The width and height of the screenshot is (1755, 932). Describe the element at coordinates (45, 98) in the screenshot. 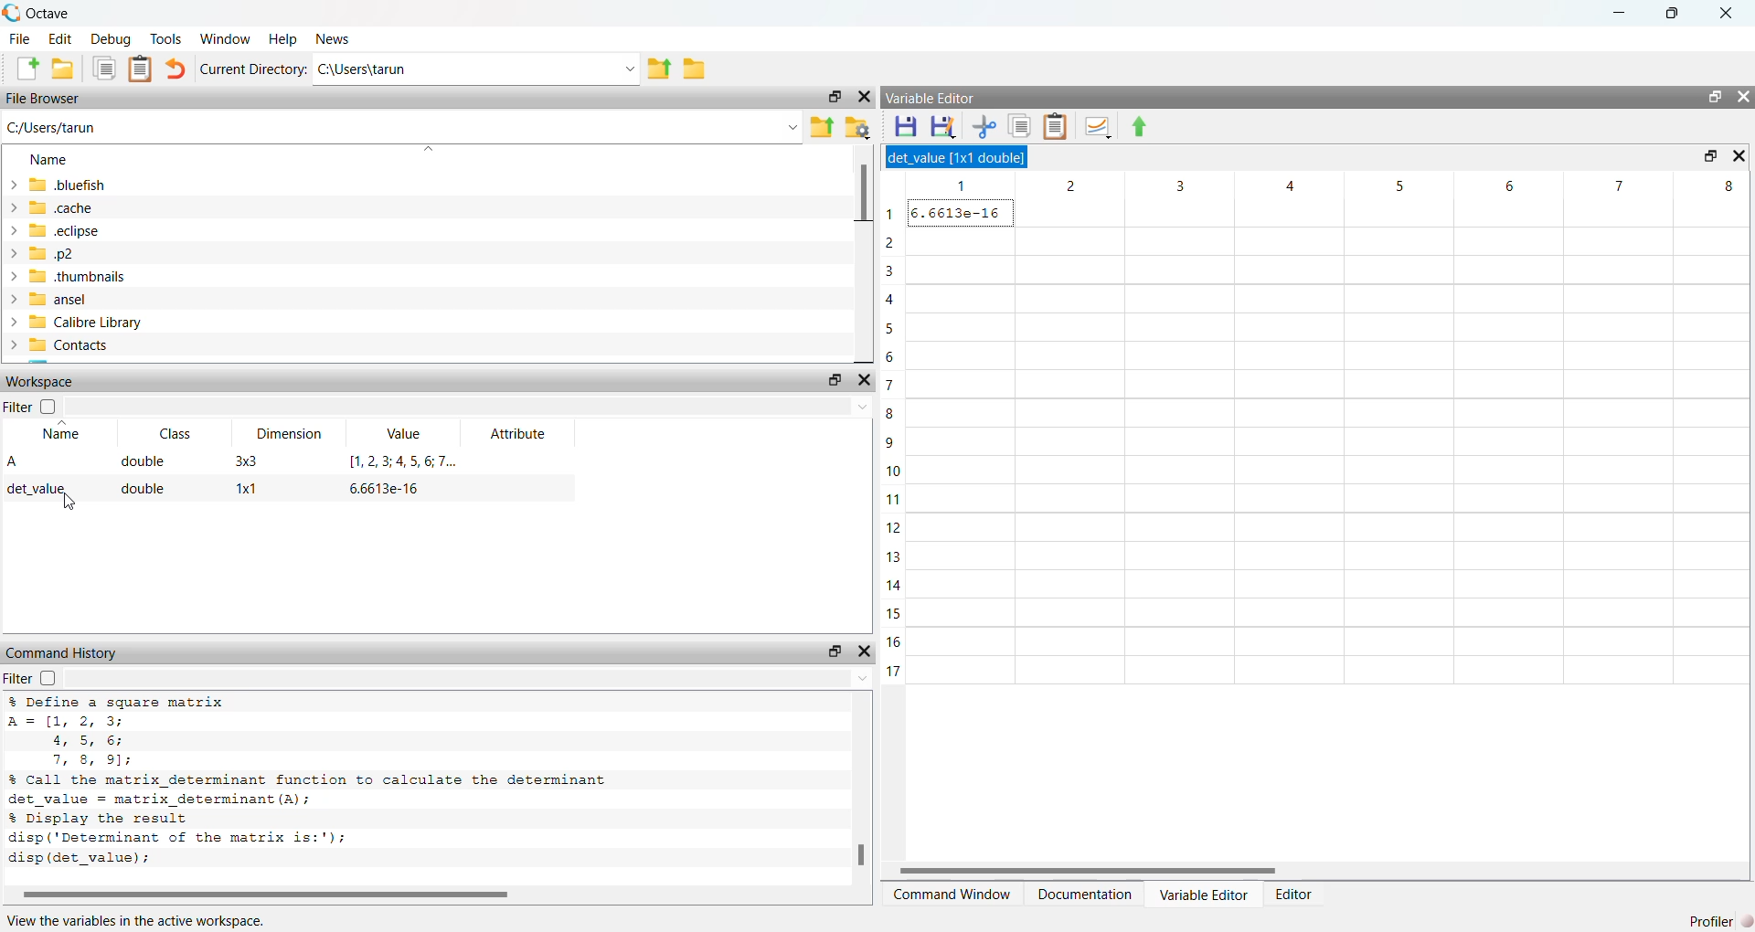

I see `file browser` at that location.